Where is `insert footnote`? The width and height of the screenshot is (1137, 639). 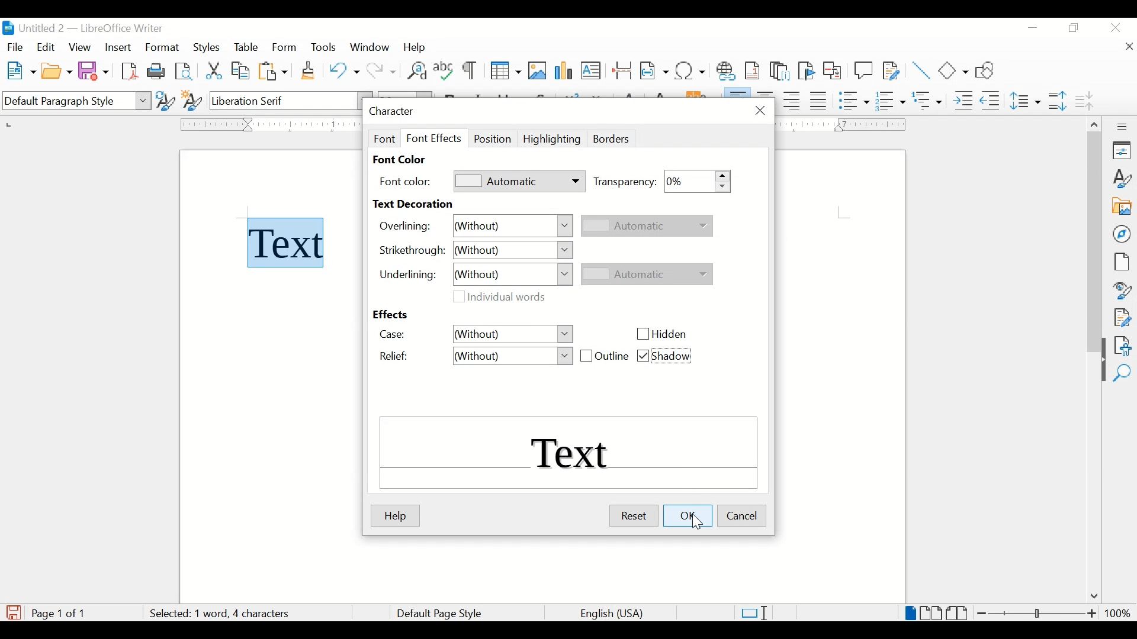 insert footnote is located at coordinates (754, 70).